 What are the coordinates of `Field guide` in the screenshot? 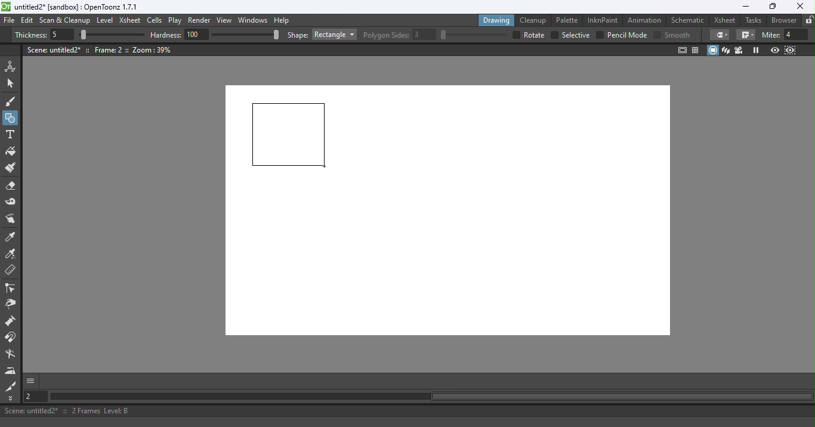 It's located at (697, 49).